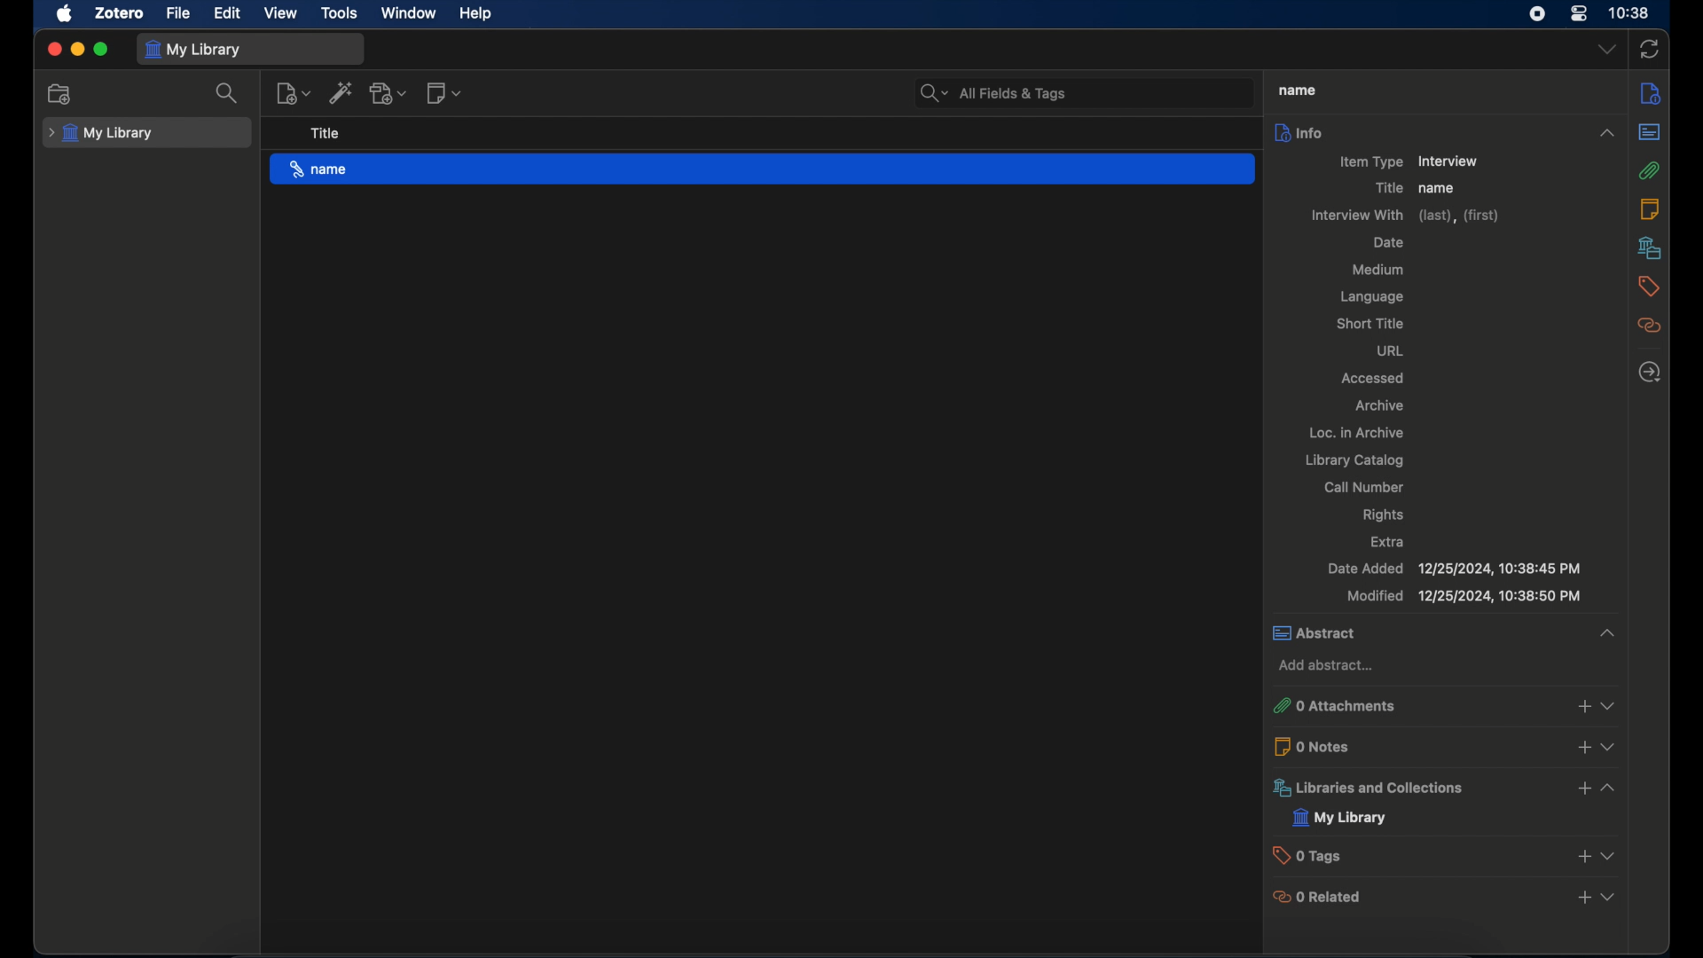 This screenshot has height=958, width=1703. What do you see at coordinates (1580, 855) in the screenshot?
I see `add` at bounding box center [1580, 855].